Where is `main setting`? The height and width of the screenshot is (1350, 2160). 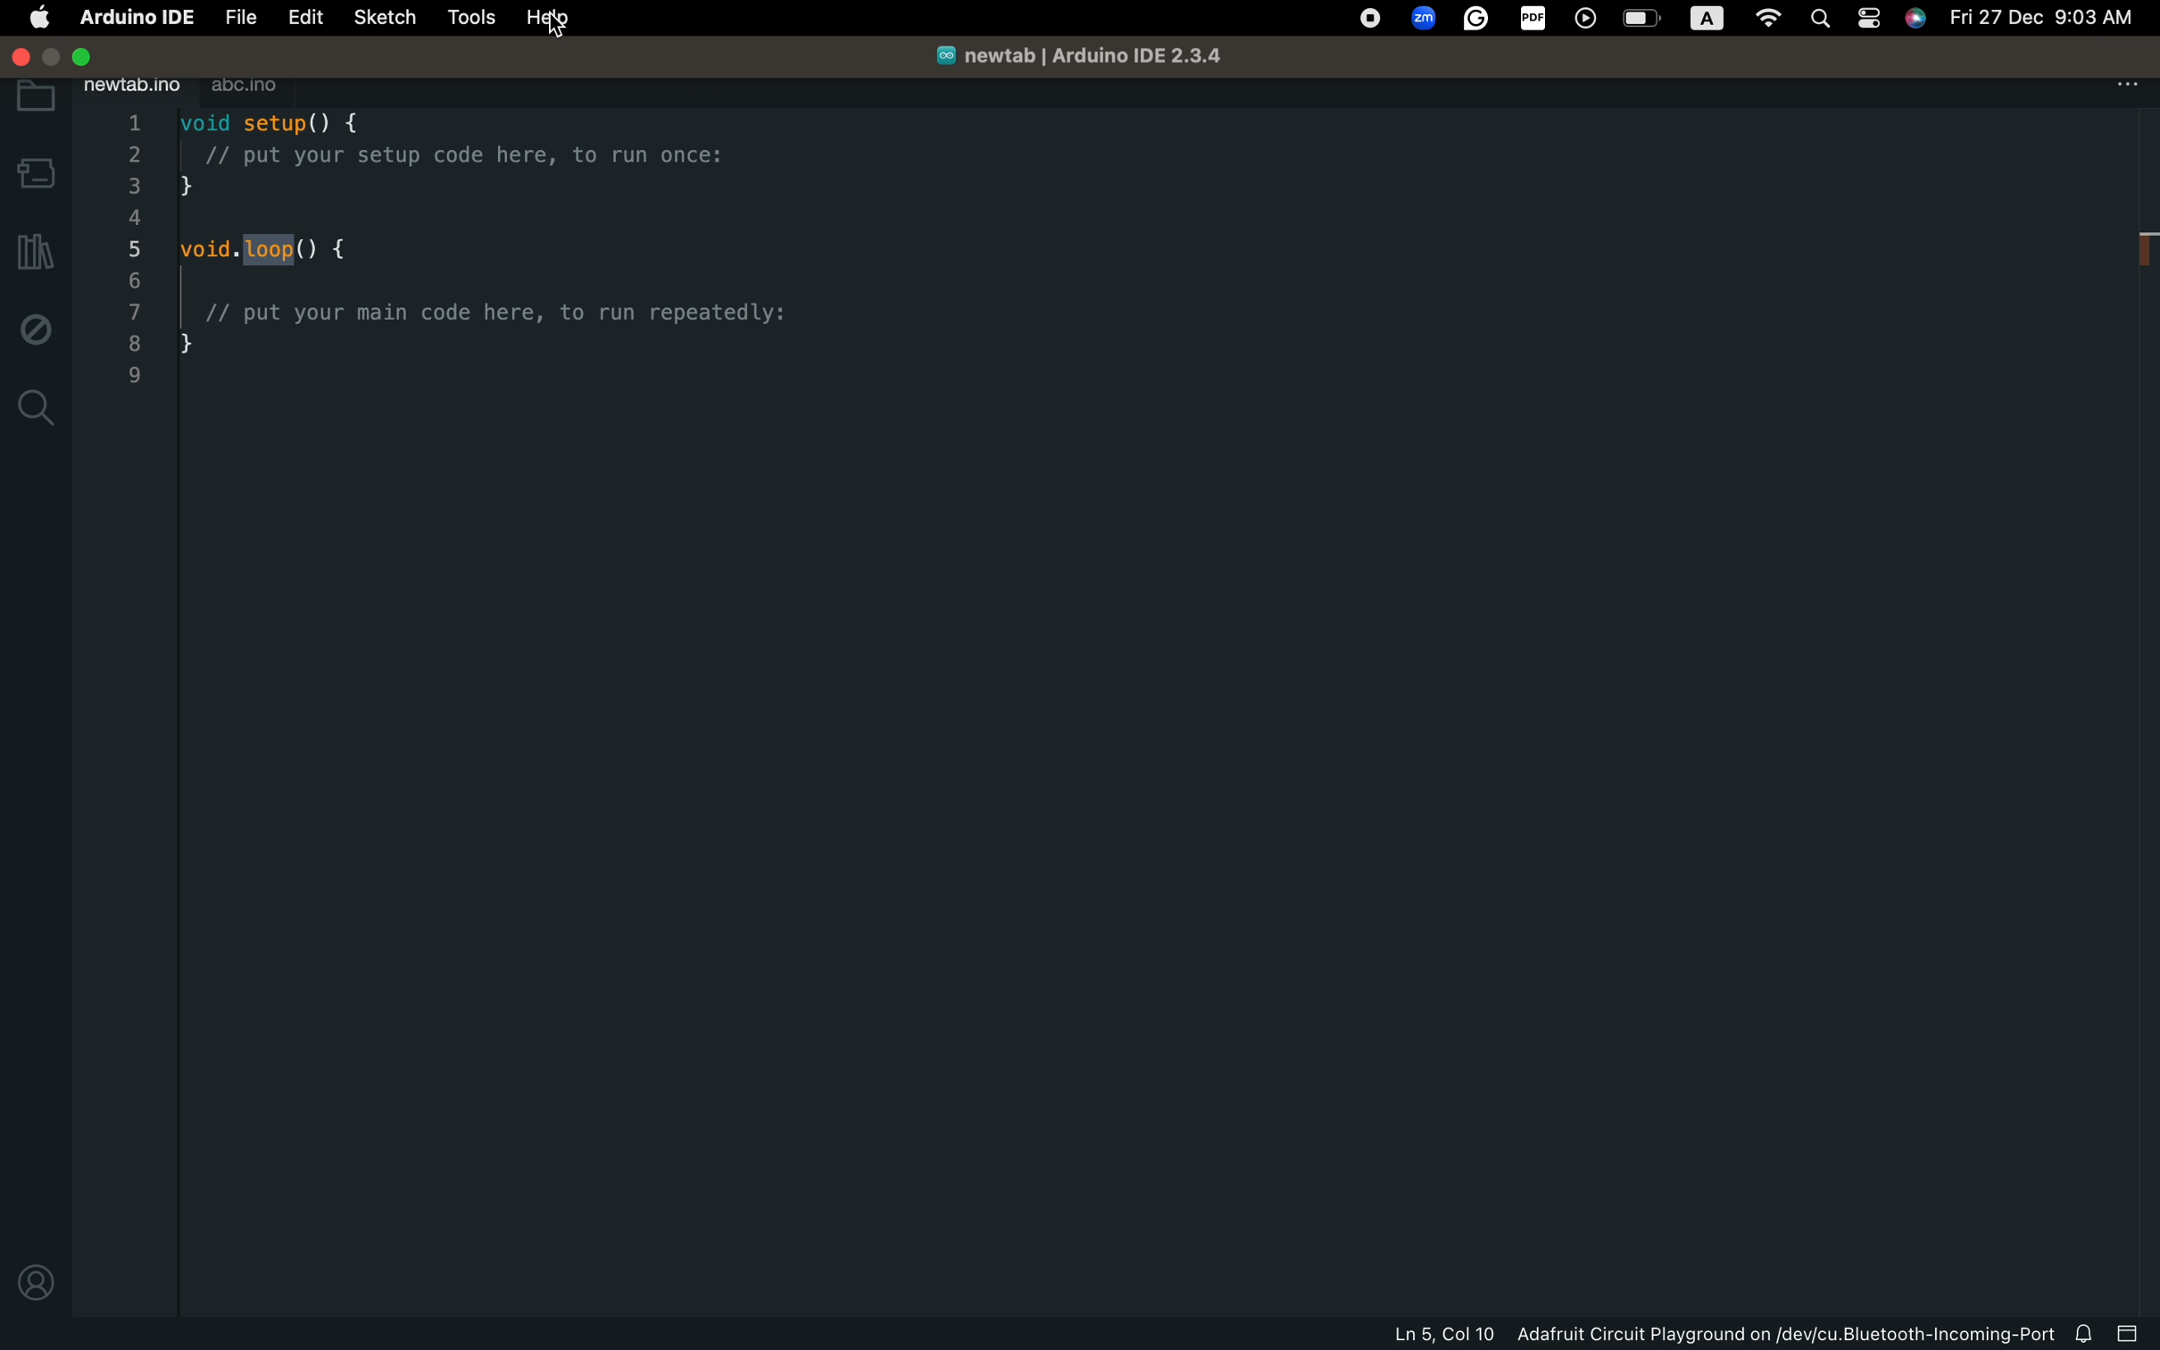
main setting is located at coordinates (37, 20).